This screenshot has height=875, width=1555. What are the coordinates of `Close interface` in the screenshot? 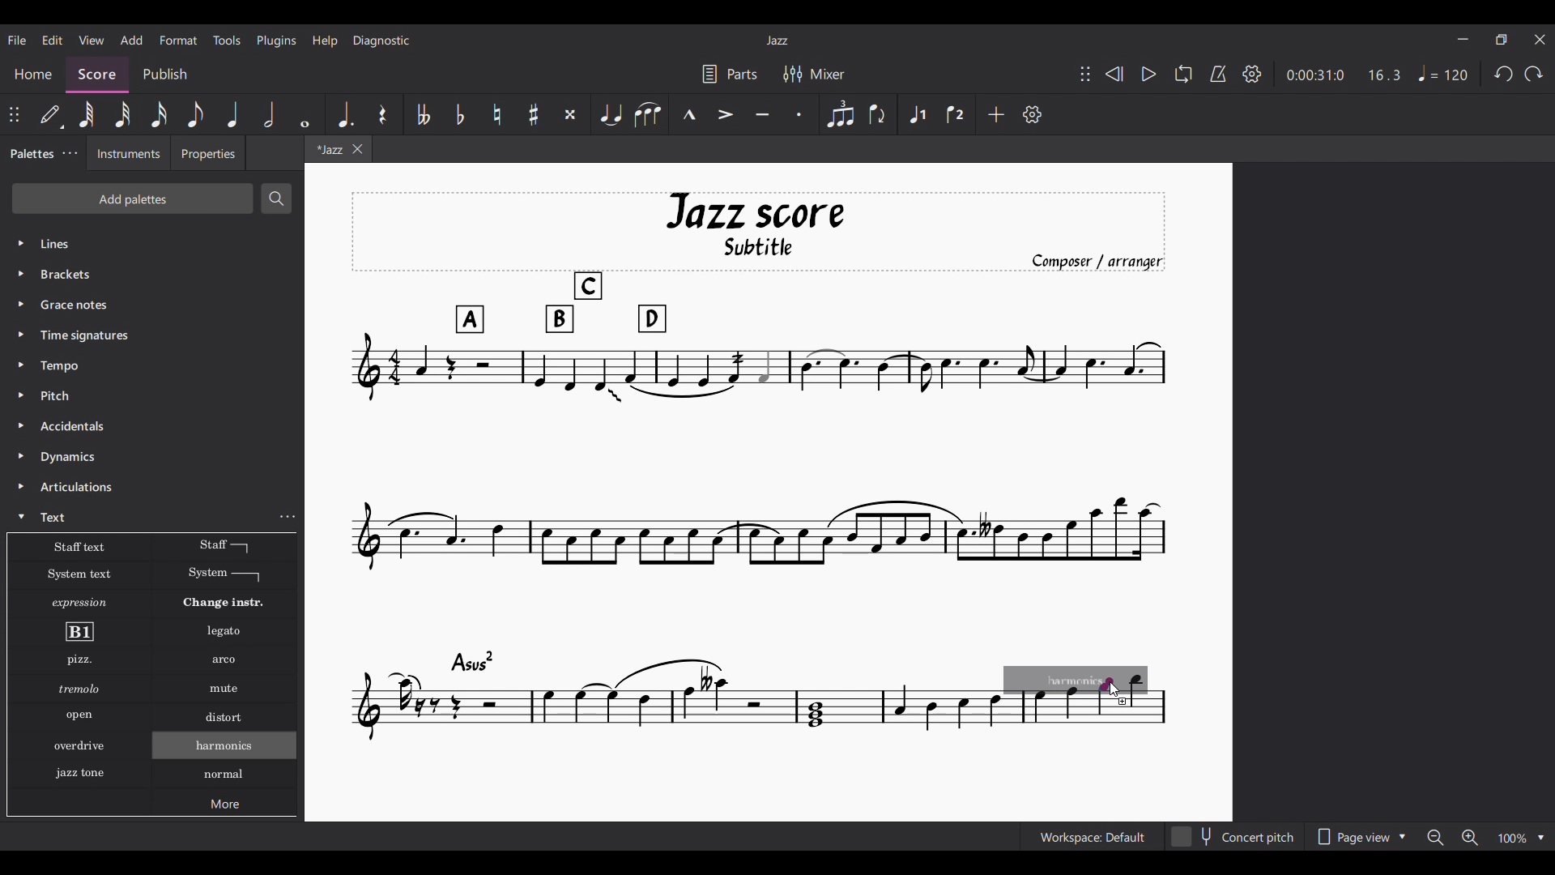 It's located at (1540, 40).